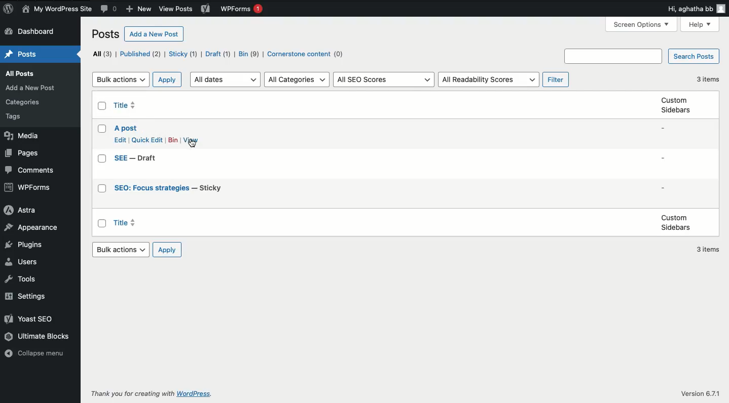 The width and height of the screenshot is (729, 403). I want to click on Title, so click(129, 116).